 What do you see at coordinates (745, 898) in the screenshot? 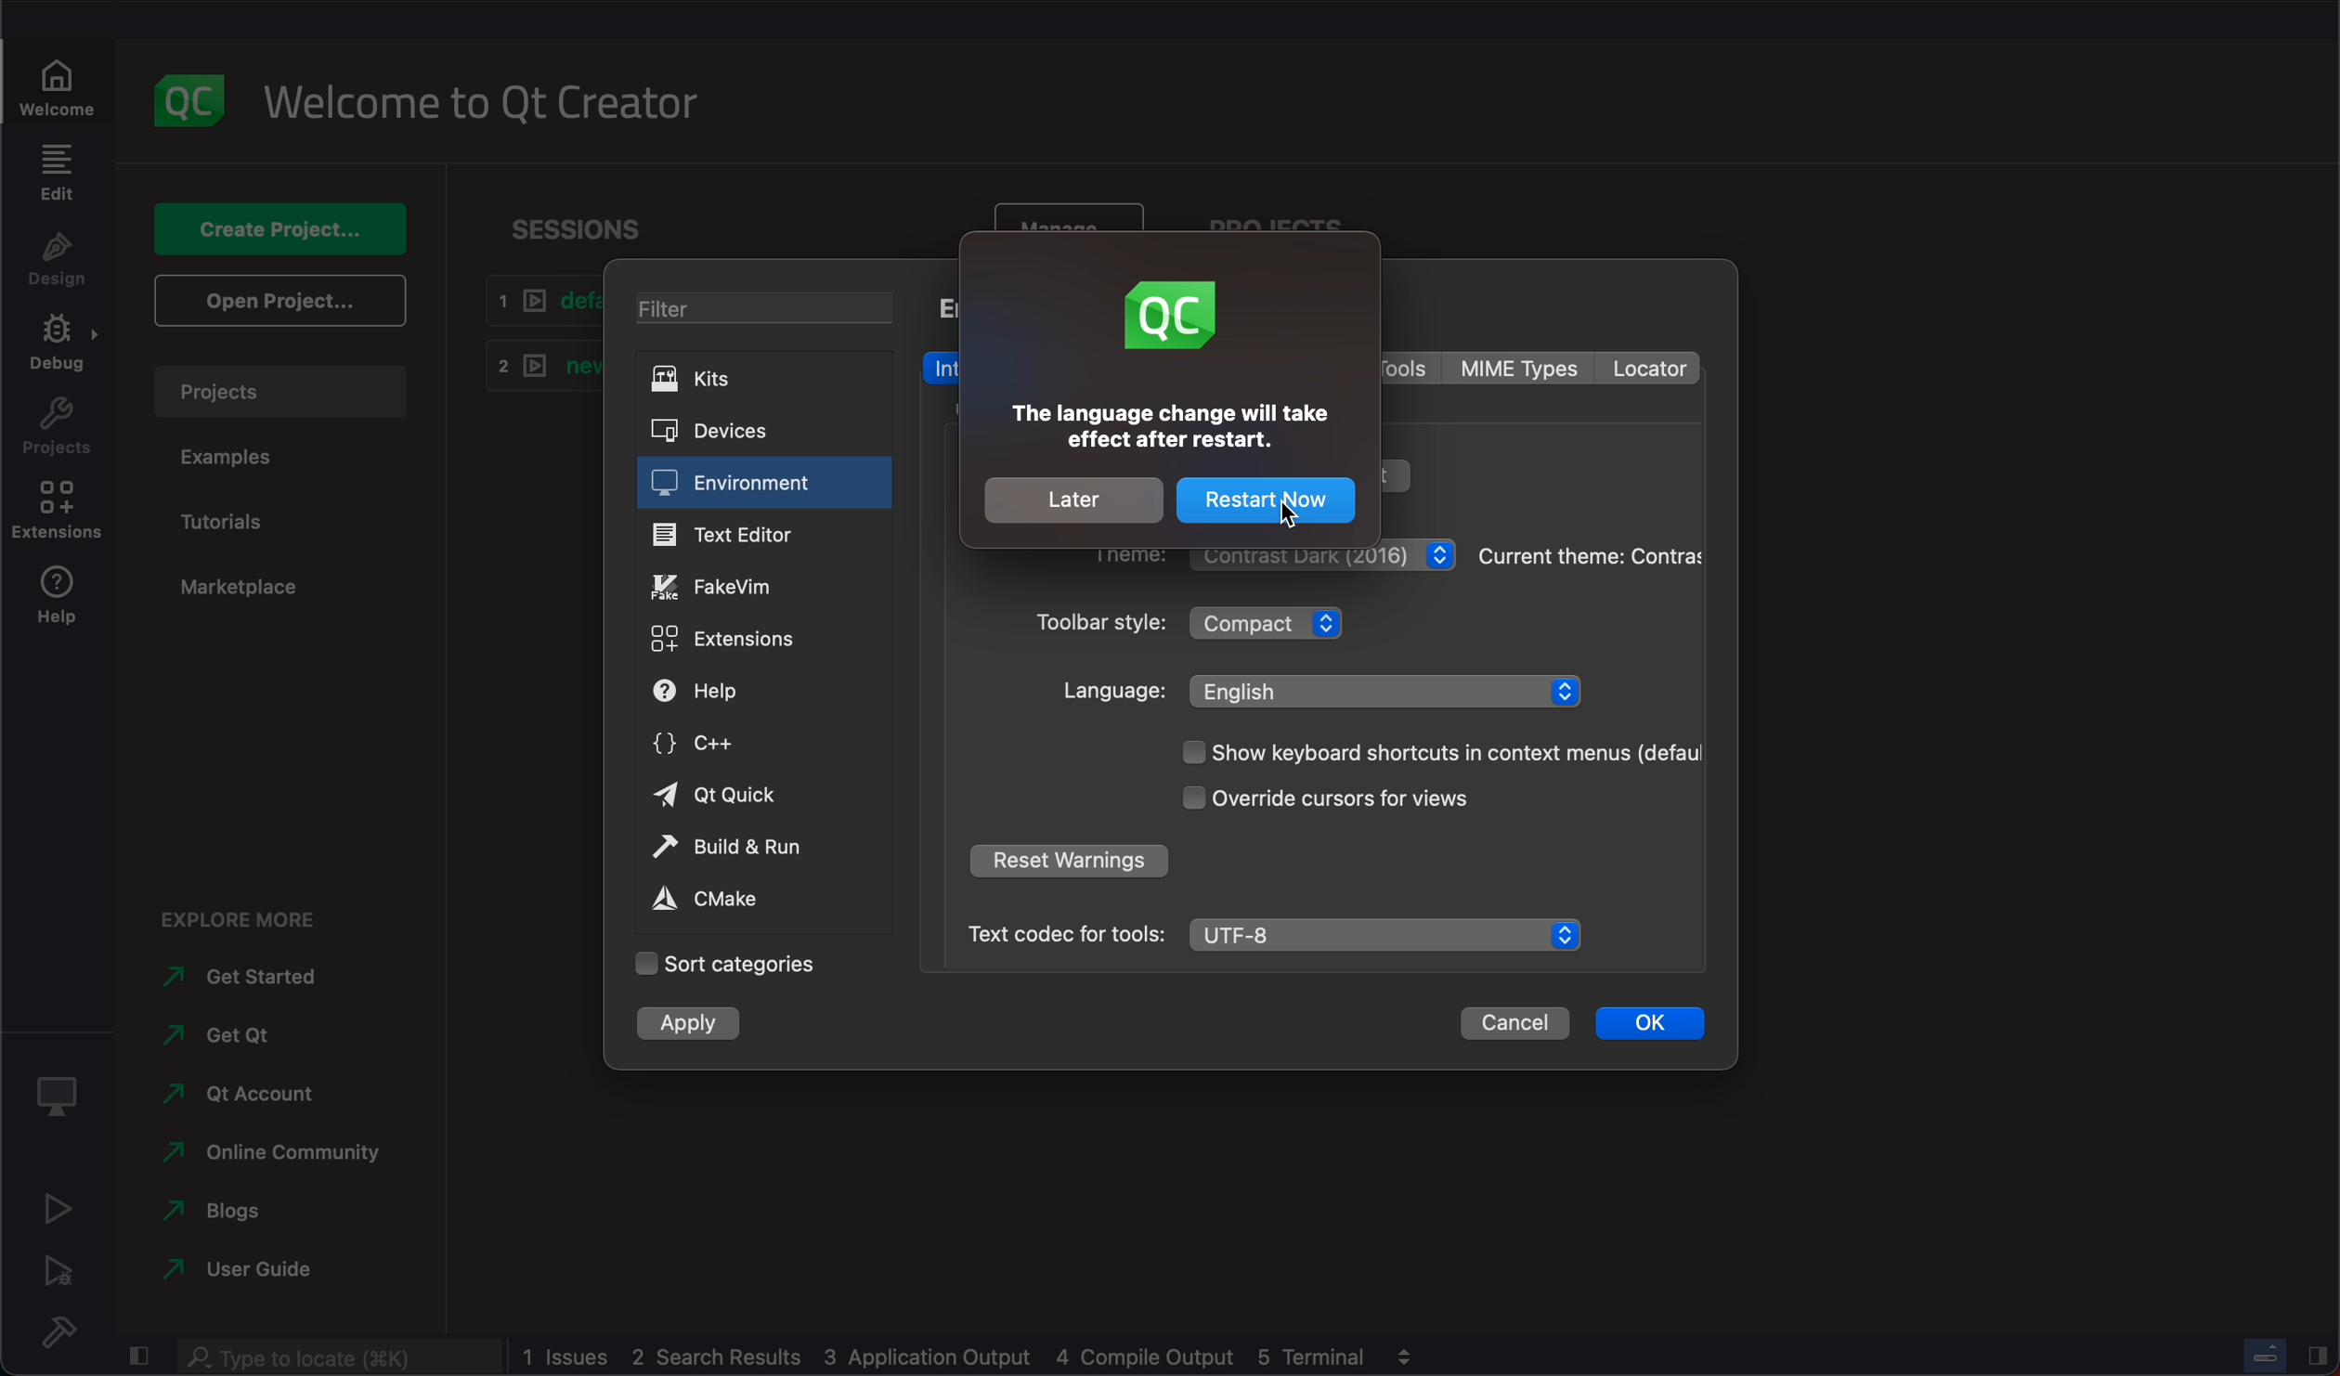
I see `cmake` at bounding box center [745, 898].